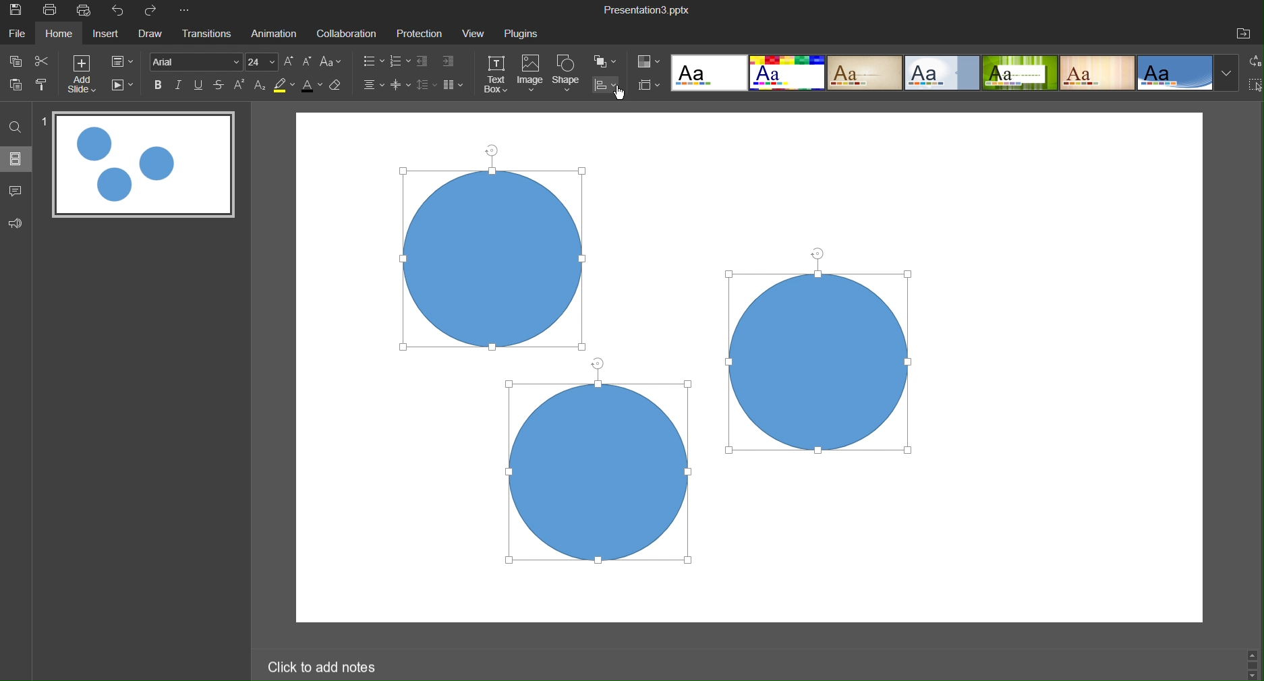 Image resolution: width=1264 pixels, height=681 pixels. Describe the element at coordinates (610, 86) in the screenshot. I see `Distribute` at that location.